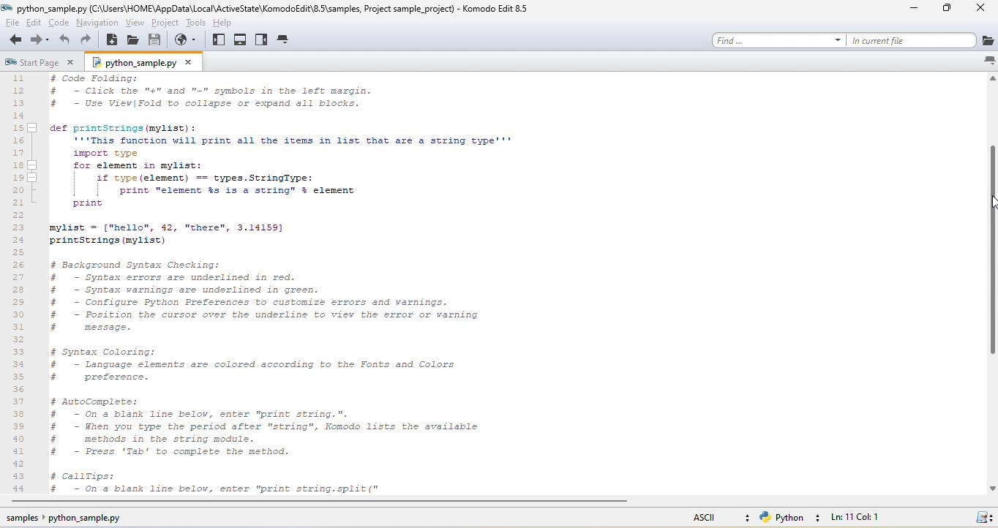 The height and width of the screenshot is (528, 998). What do you see at coordinates (165, 23) in the screenshot?
I see `project` at bounding box center [165, 23].